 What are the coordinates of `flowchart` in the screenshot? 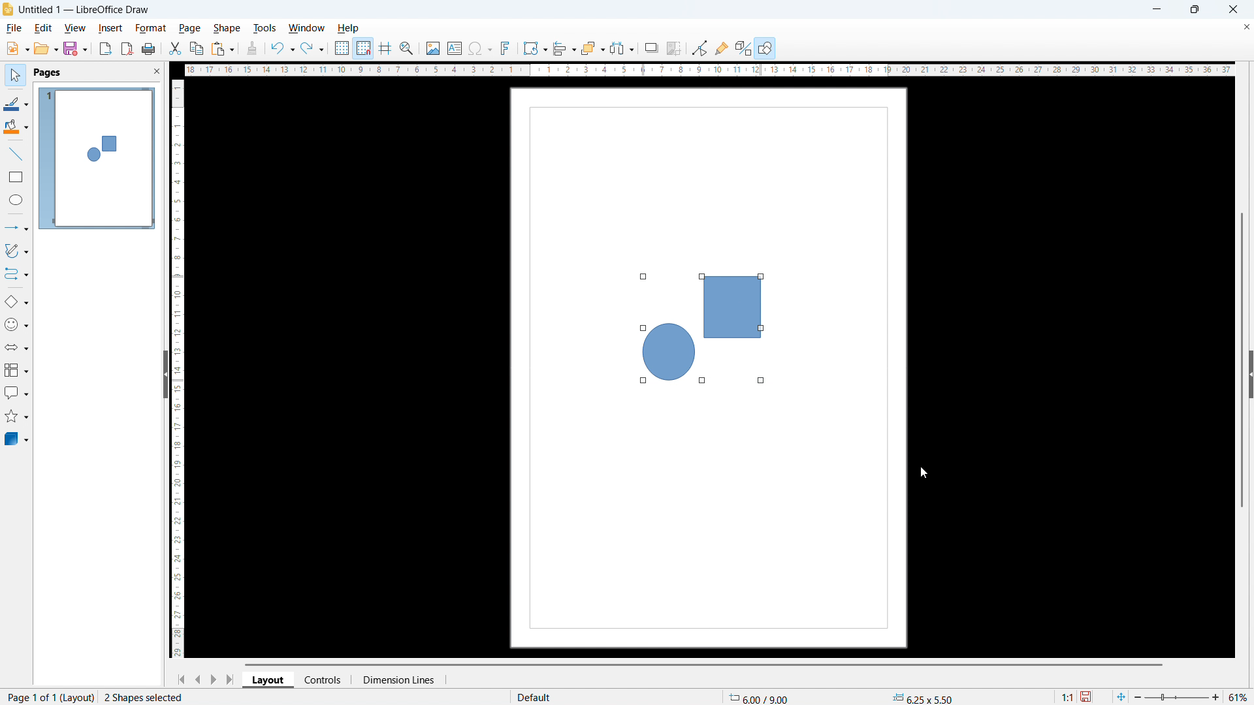 It's located at (15, 371).